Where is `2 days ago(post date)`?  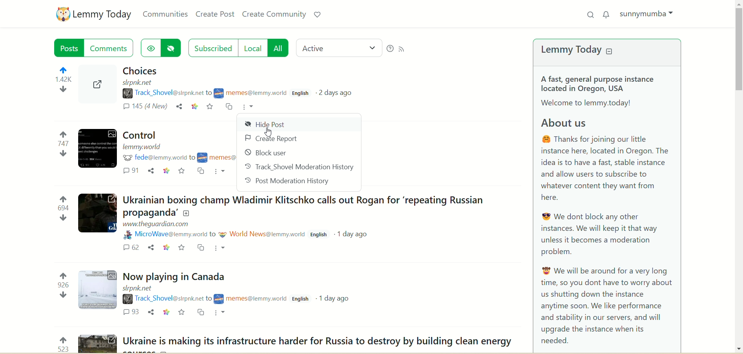
2 days ago(post date) is located at coordinates (339, 95).